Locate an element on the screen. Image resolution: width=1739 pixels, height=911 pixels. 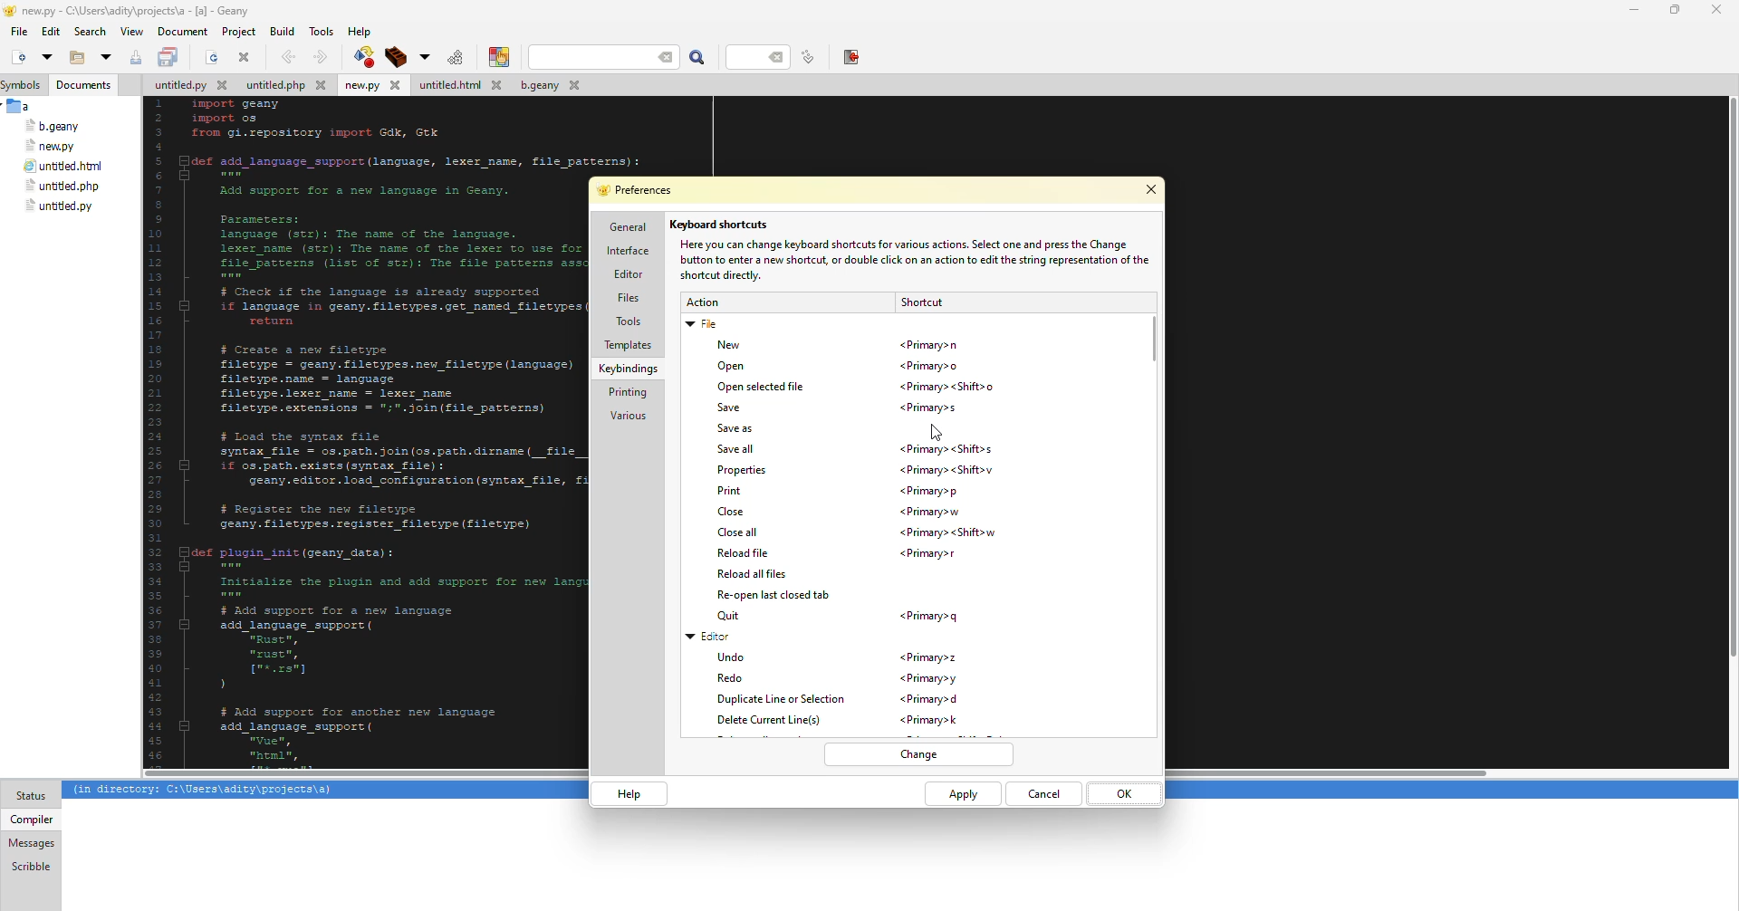
open is located at coordinates (72, 59).